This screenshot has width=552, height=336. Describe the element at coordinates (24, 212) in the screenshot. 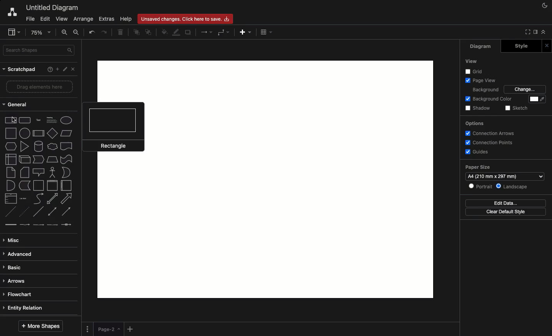

I see `dotted line` at that location.